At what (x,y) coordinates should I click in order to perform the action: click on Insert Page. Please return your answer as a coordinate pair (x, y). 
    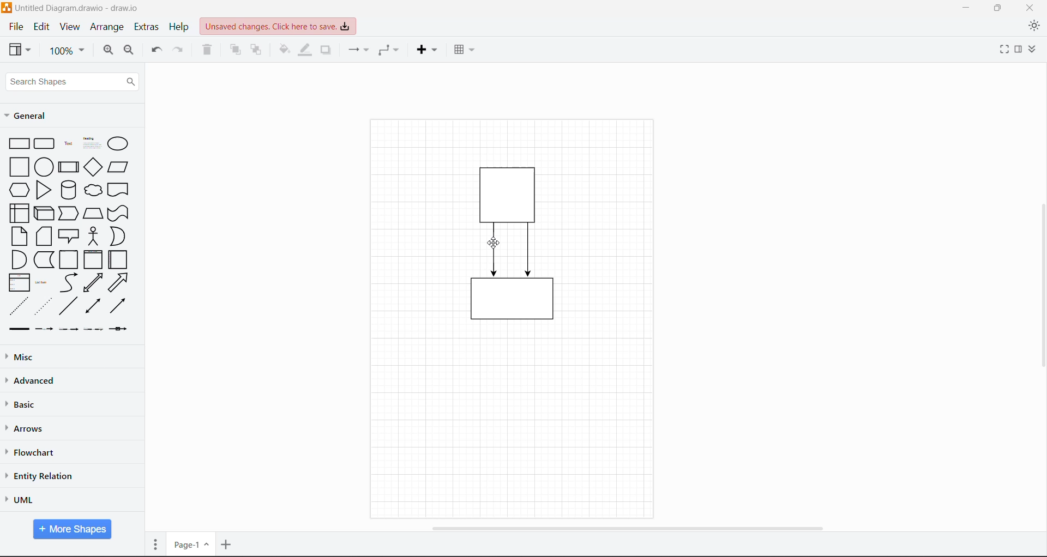
    Looking at the image, I should click on (227, 544).